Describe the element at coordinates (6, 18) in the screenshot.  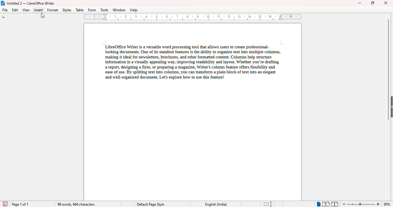
I see `tab stop` at that location.